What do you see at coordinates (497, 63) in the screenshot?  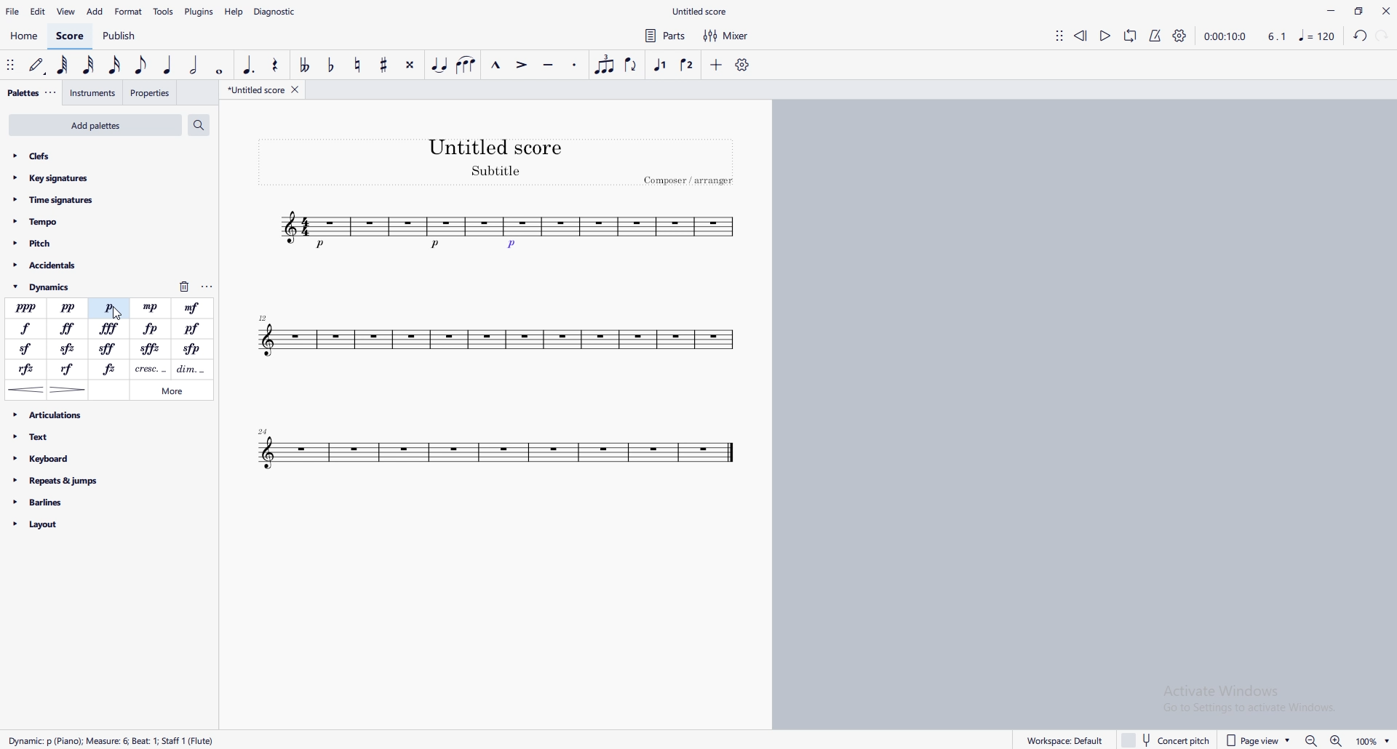 I see `marcato` at bounding box center [497, 63].